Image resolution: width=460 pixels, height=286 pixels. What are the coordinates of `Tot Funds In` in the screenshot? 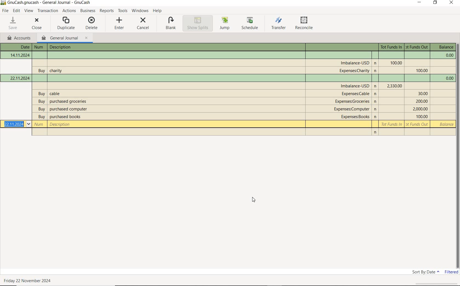 It's located at (394, 86).